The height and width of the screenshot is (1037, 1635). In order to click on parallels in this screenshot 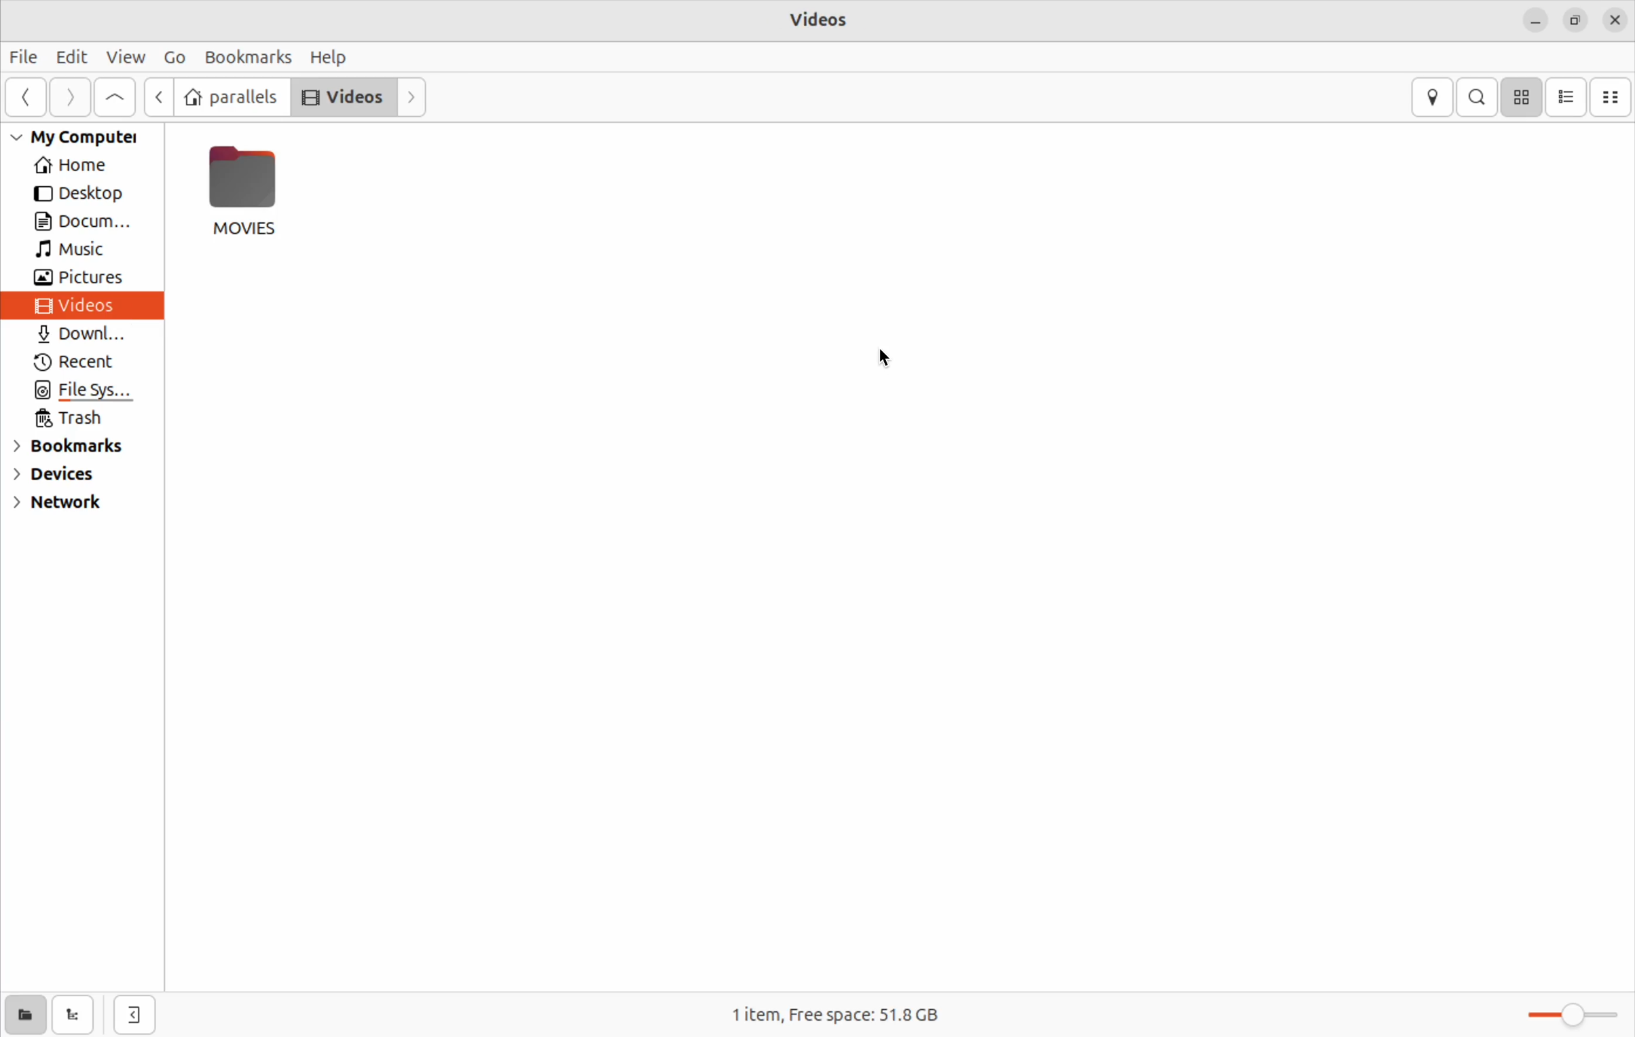, I will do `click(233, 95)`.